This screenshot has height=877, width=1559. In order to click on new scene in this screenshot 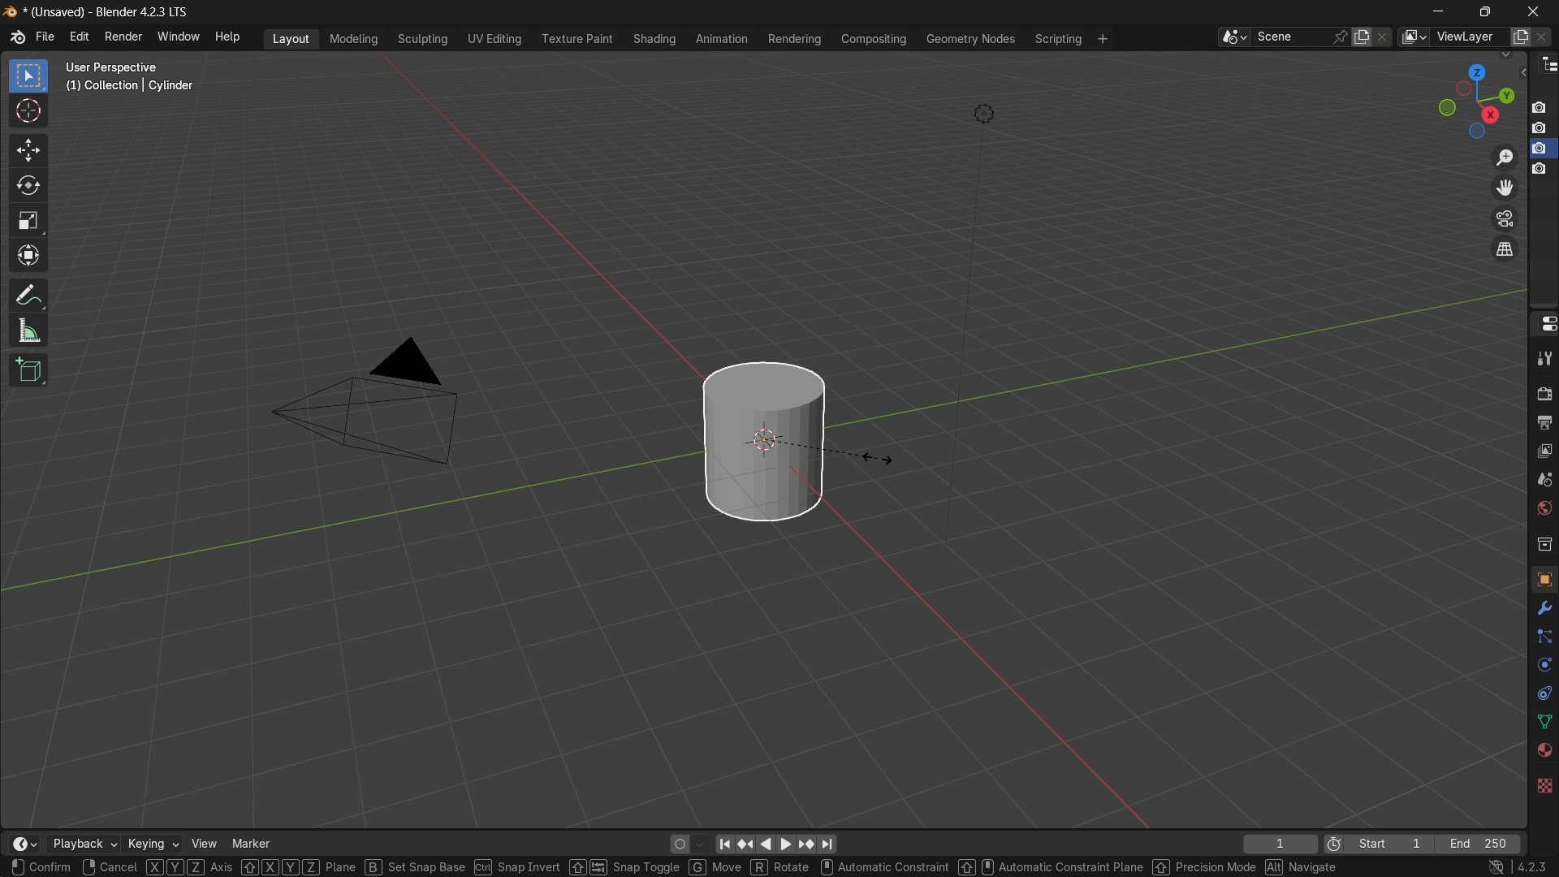, I will do `click(1363, 37)`.